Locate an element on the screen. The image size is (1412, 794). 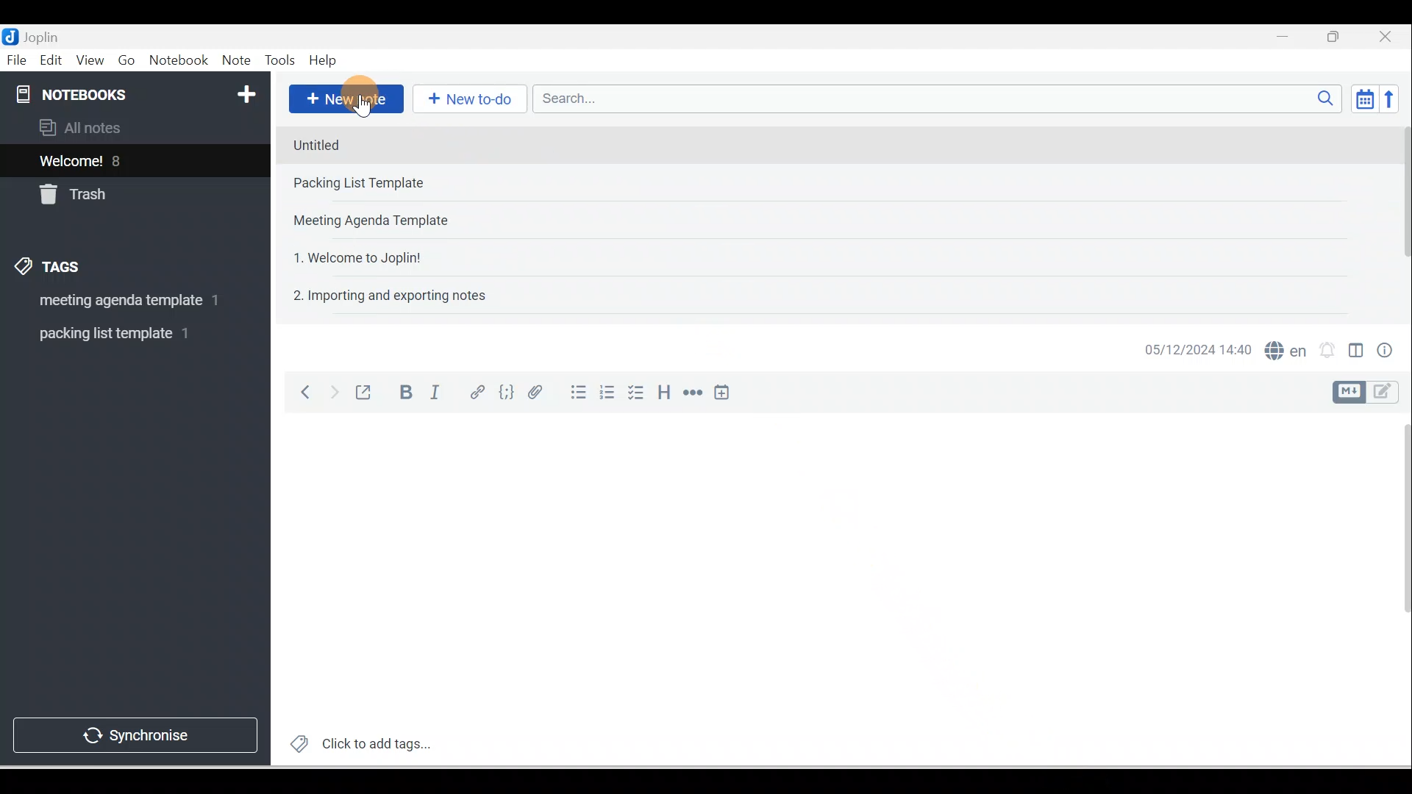
Note is located at coordinates (235, 61).